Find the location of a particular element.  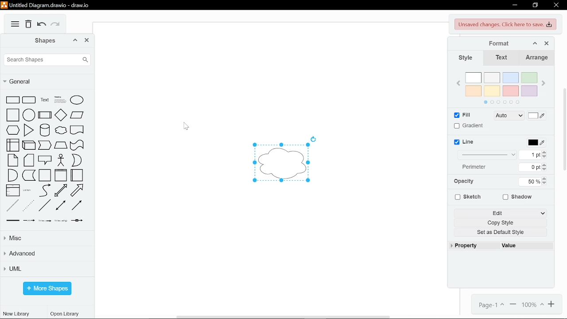

fill style is located at coordinates (509, 116).